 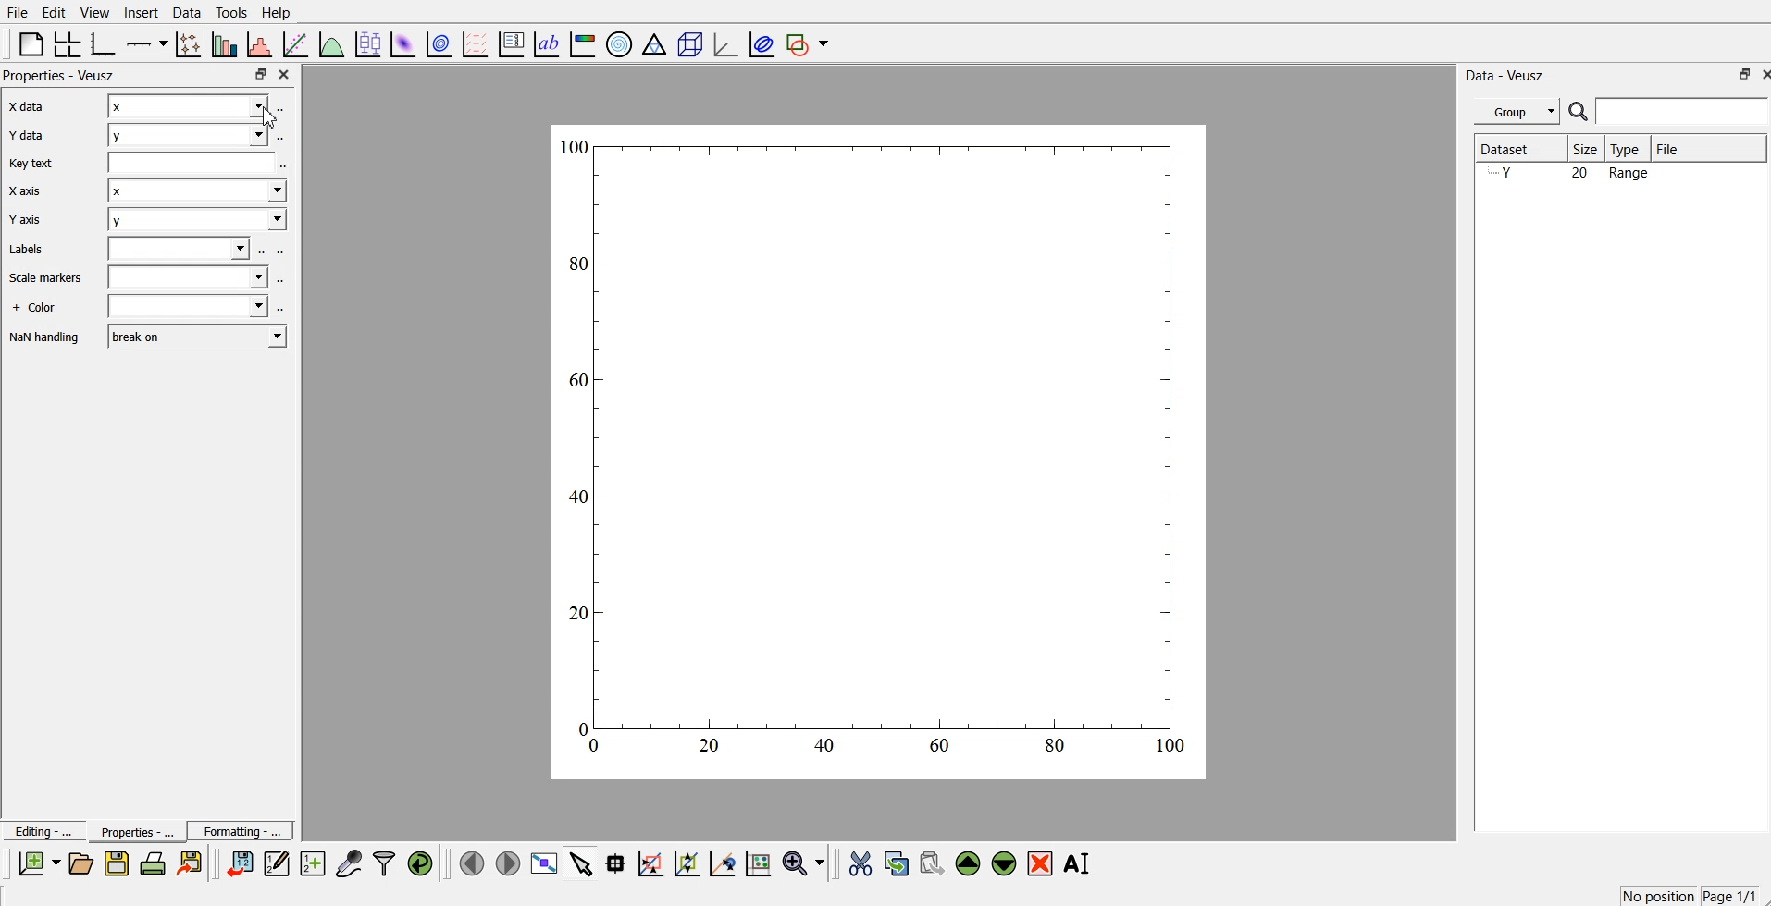 I want to click on Export to graphics format, so click(x=193, y=864).